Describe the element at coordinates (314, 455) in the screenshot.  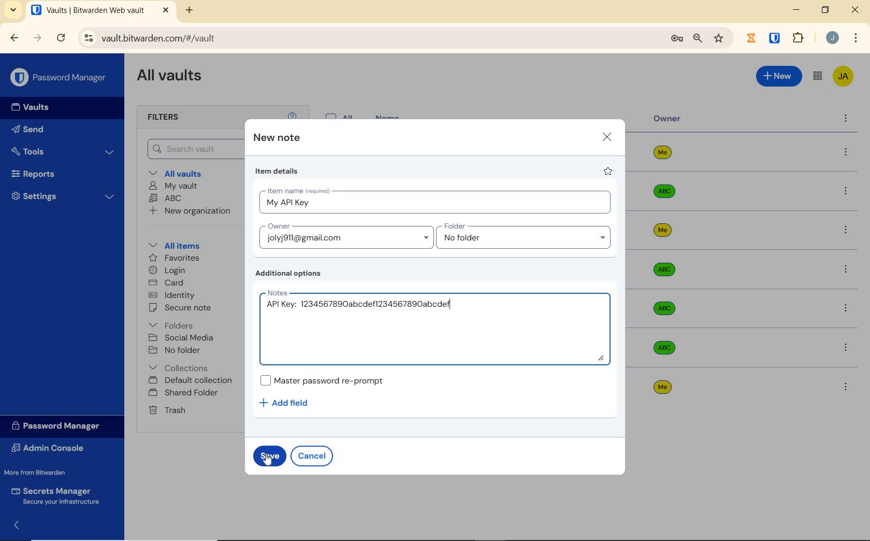
I see `cancel` at that location.